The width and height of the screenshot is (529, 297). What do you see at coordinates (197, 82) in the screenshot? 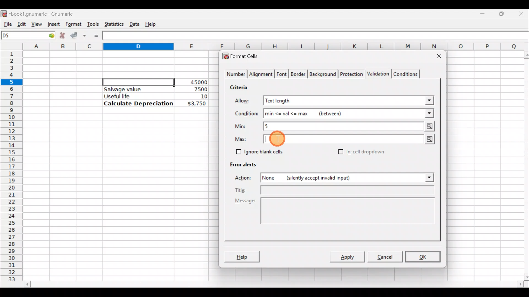
I see `45000` at bounding box center [197, 82].